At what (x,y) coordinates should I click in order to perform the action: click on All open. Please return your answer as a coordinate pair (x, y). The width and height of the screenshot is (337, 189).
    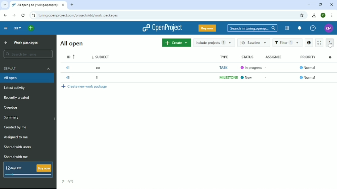
    Looking at the image, I should click on (73, 43).